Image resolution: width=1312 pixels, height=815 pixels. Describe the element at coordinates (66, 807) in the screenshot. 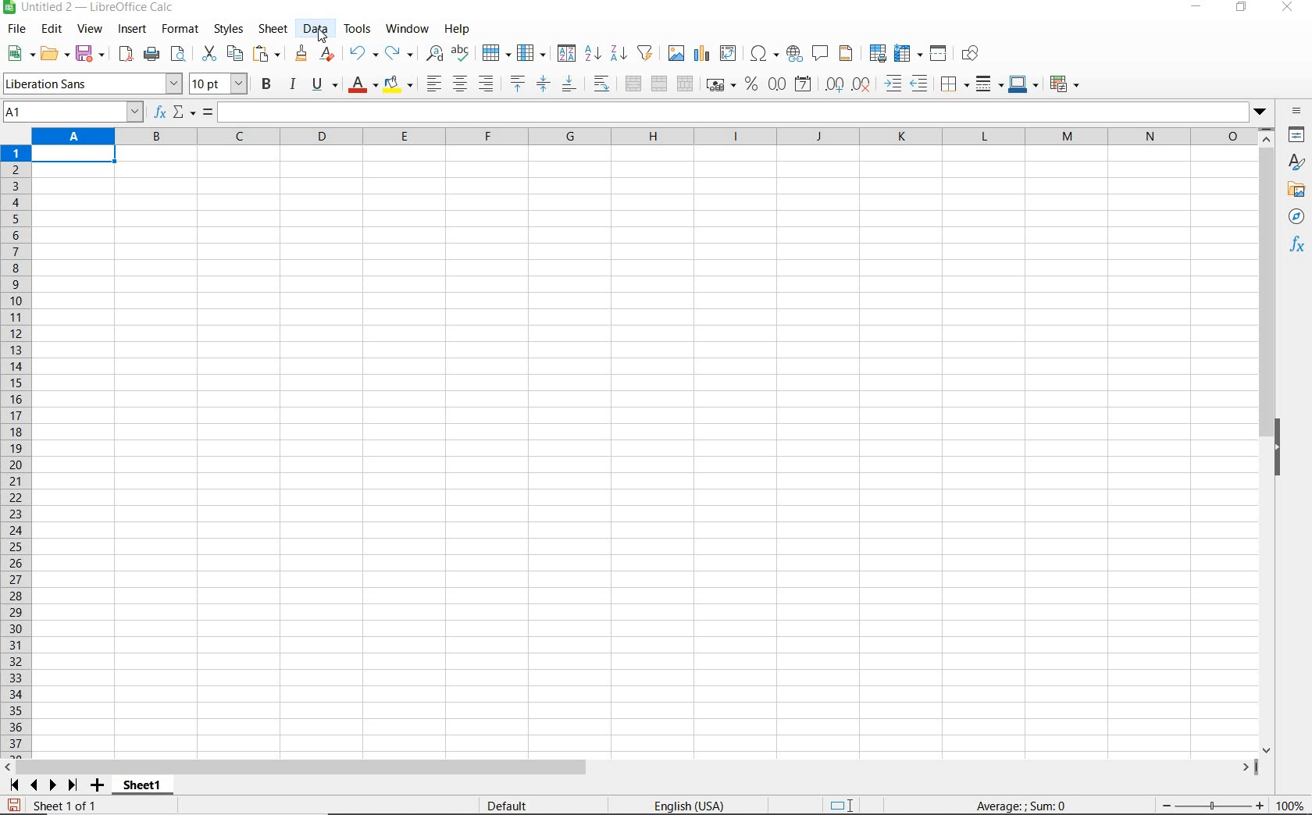

I see `sheet 1 of 1` at that location.